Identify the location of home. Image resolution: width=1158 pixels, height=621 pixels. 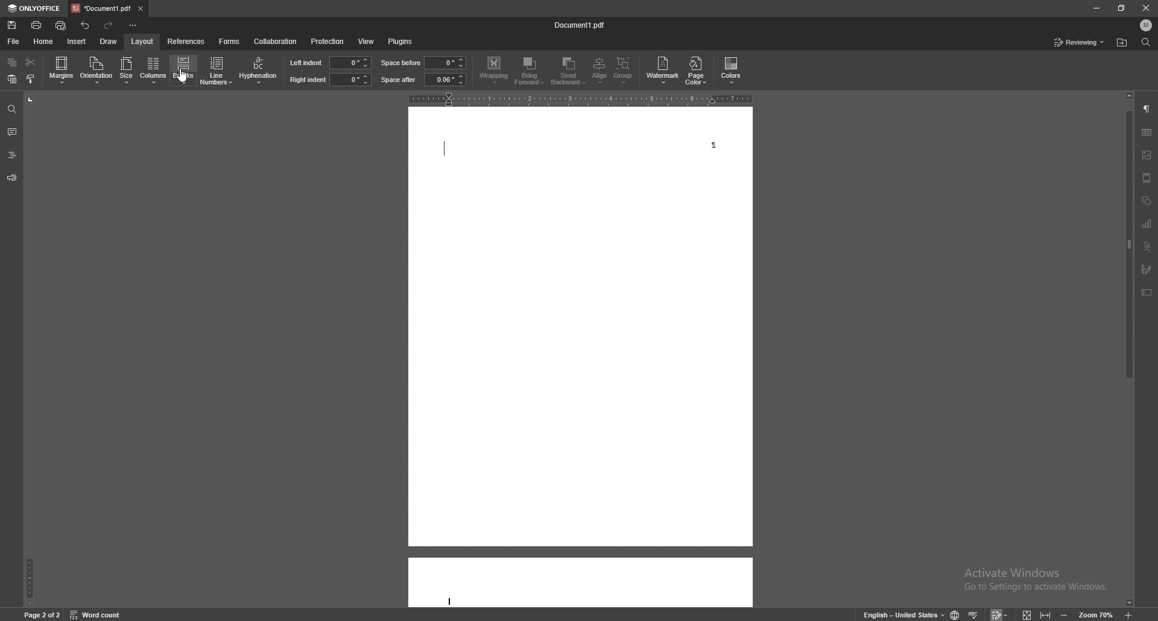
(45, 41).